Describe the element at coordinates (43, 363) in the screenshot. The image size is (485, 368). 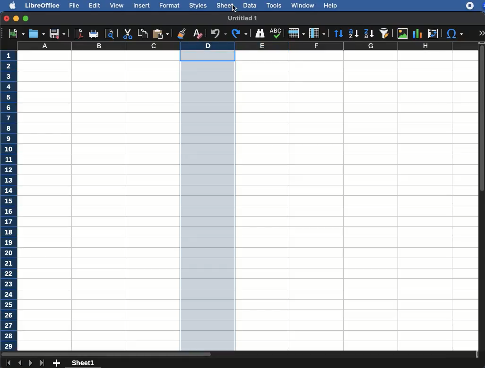
I see `last sheet` at that location.